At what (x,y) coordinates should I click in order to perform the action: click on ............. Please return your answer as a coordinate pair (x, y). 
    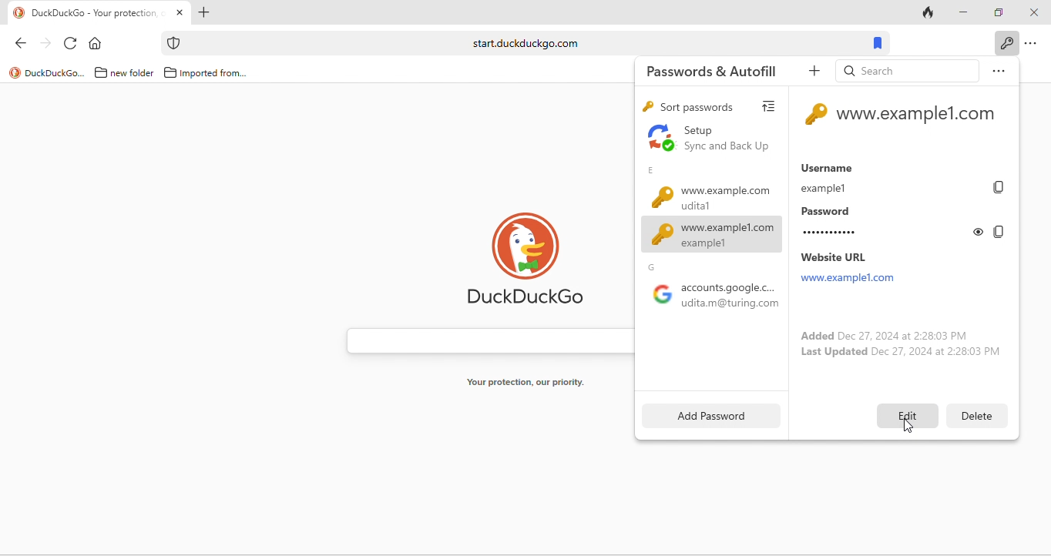
    Looking at the image, I should click on (830, 233).